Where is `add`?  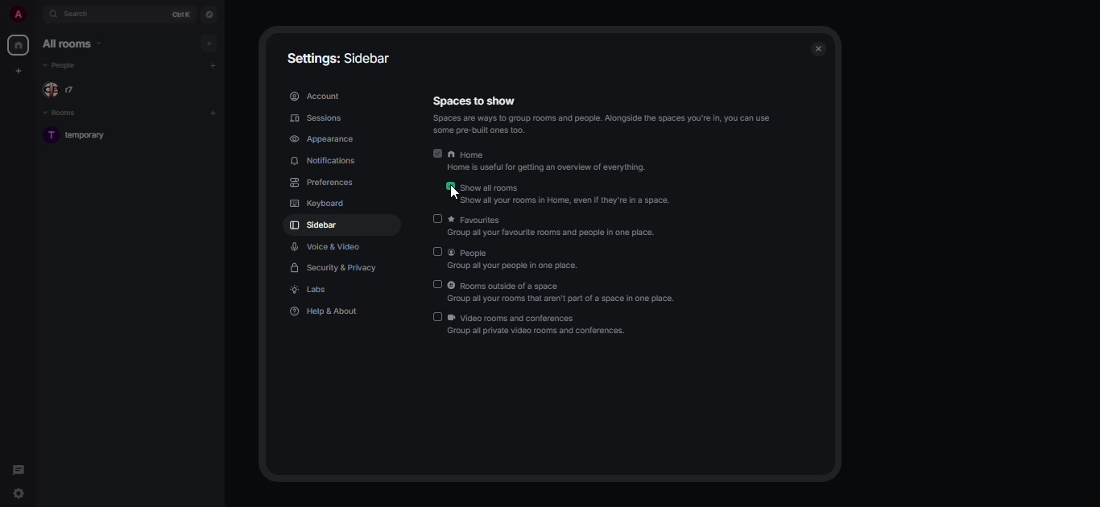 add is located at coordinates (214, 65).